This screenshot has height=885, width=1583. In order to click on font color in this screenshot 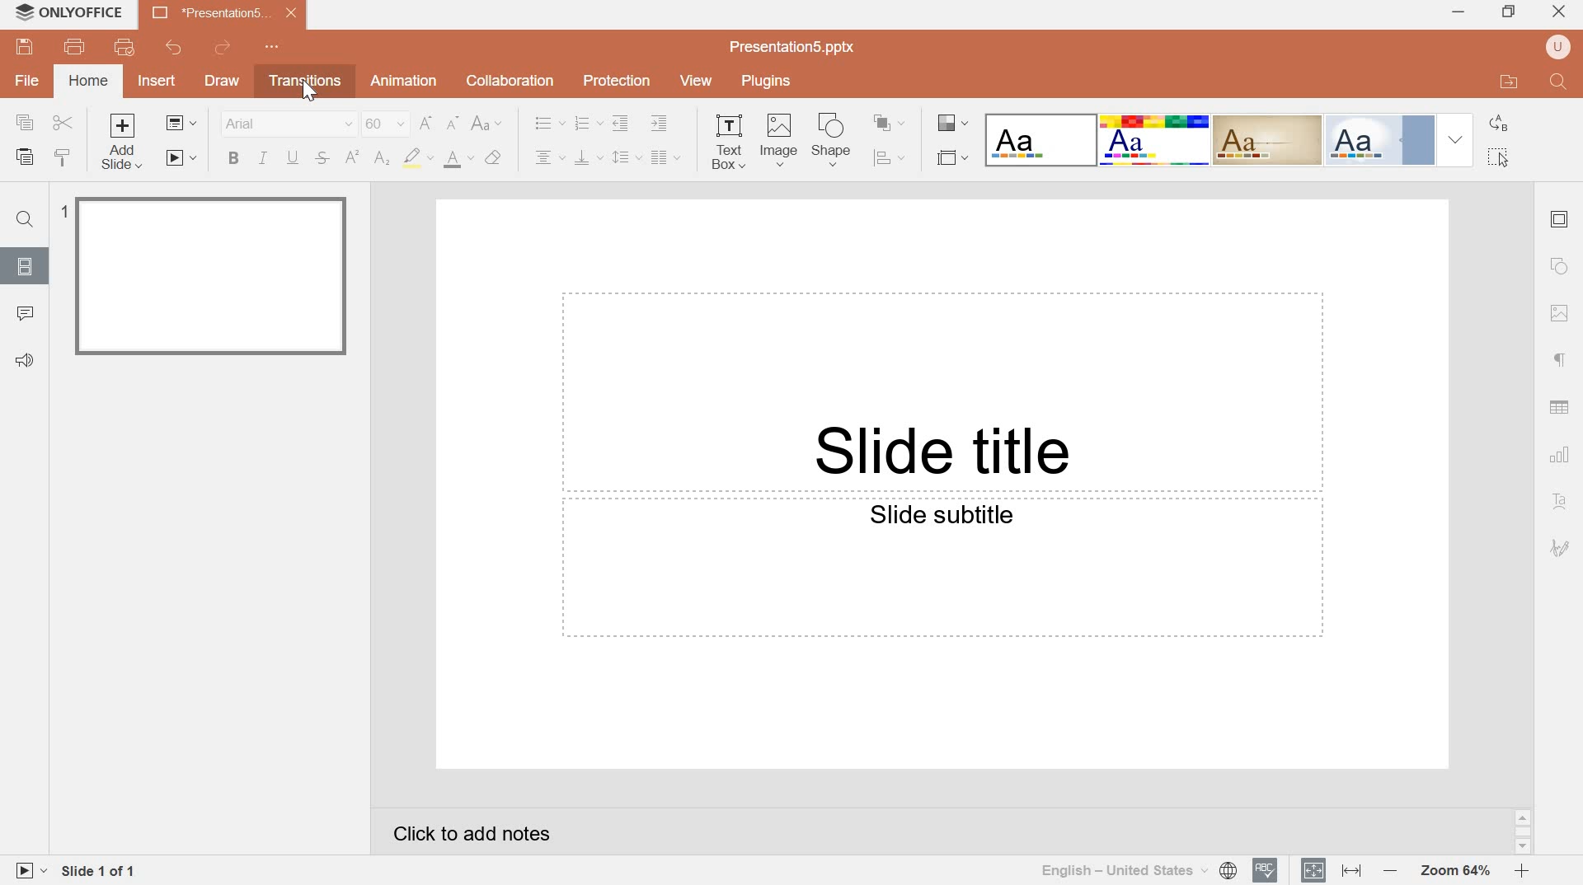, I will do `click(460, 161)`.